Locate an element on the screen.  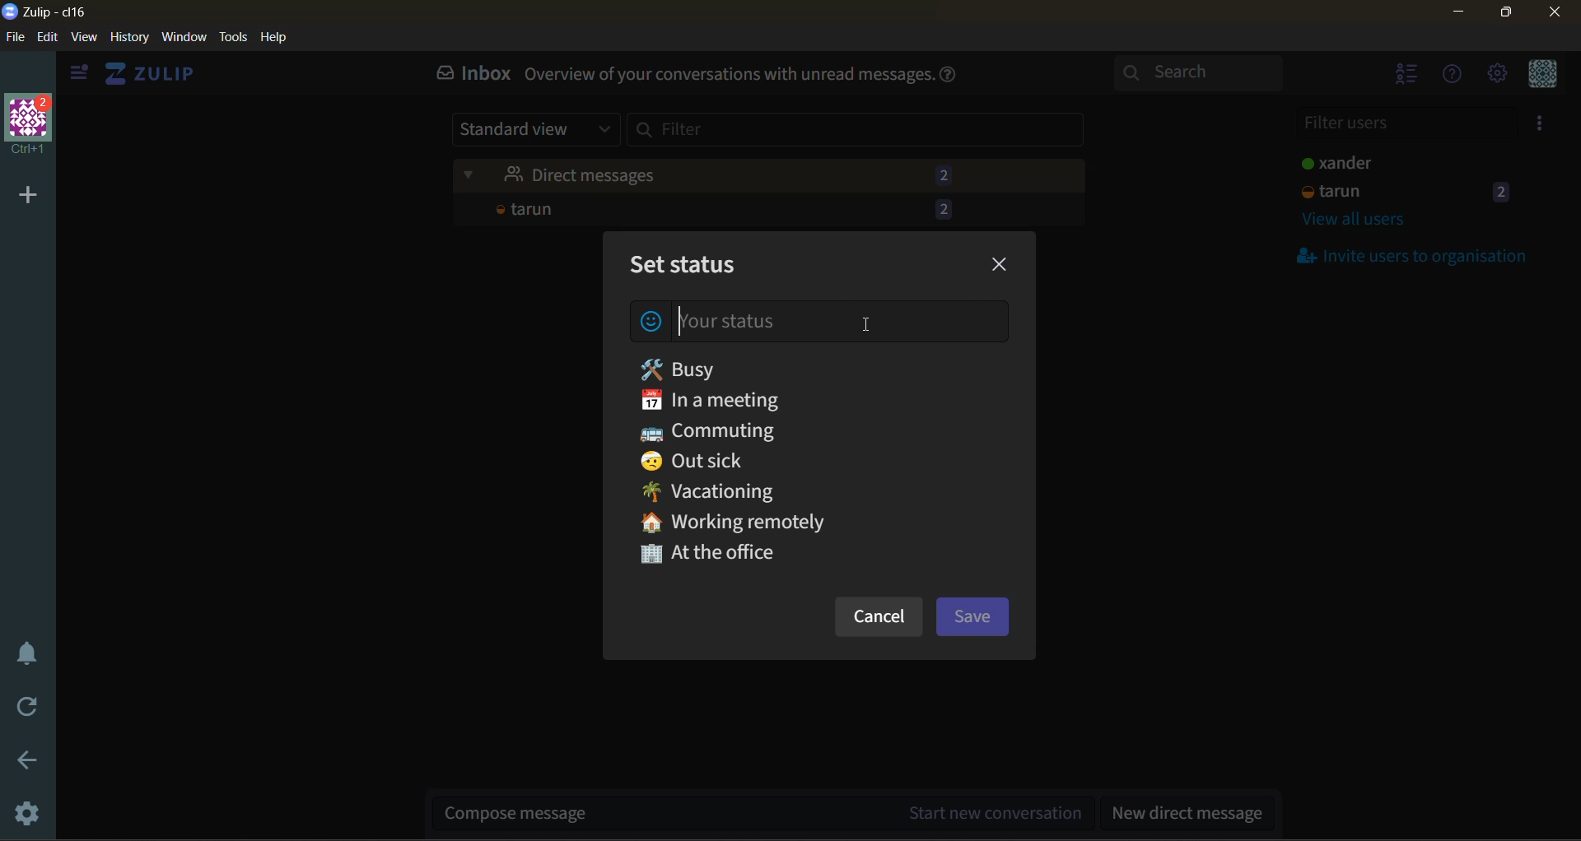
In a meeting is located at coordinates (766, 397).